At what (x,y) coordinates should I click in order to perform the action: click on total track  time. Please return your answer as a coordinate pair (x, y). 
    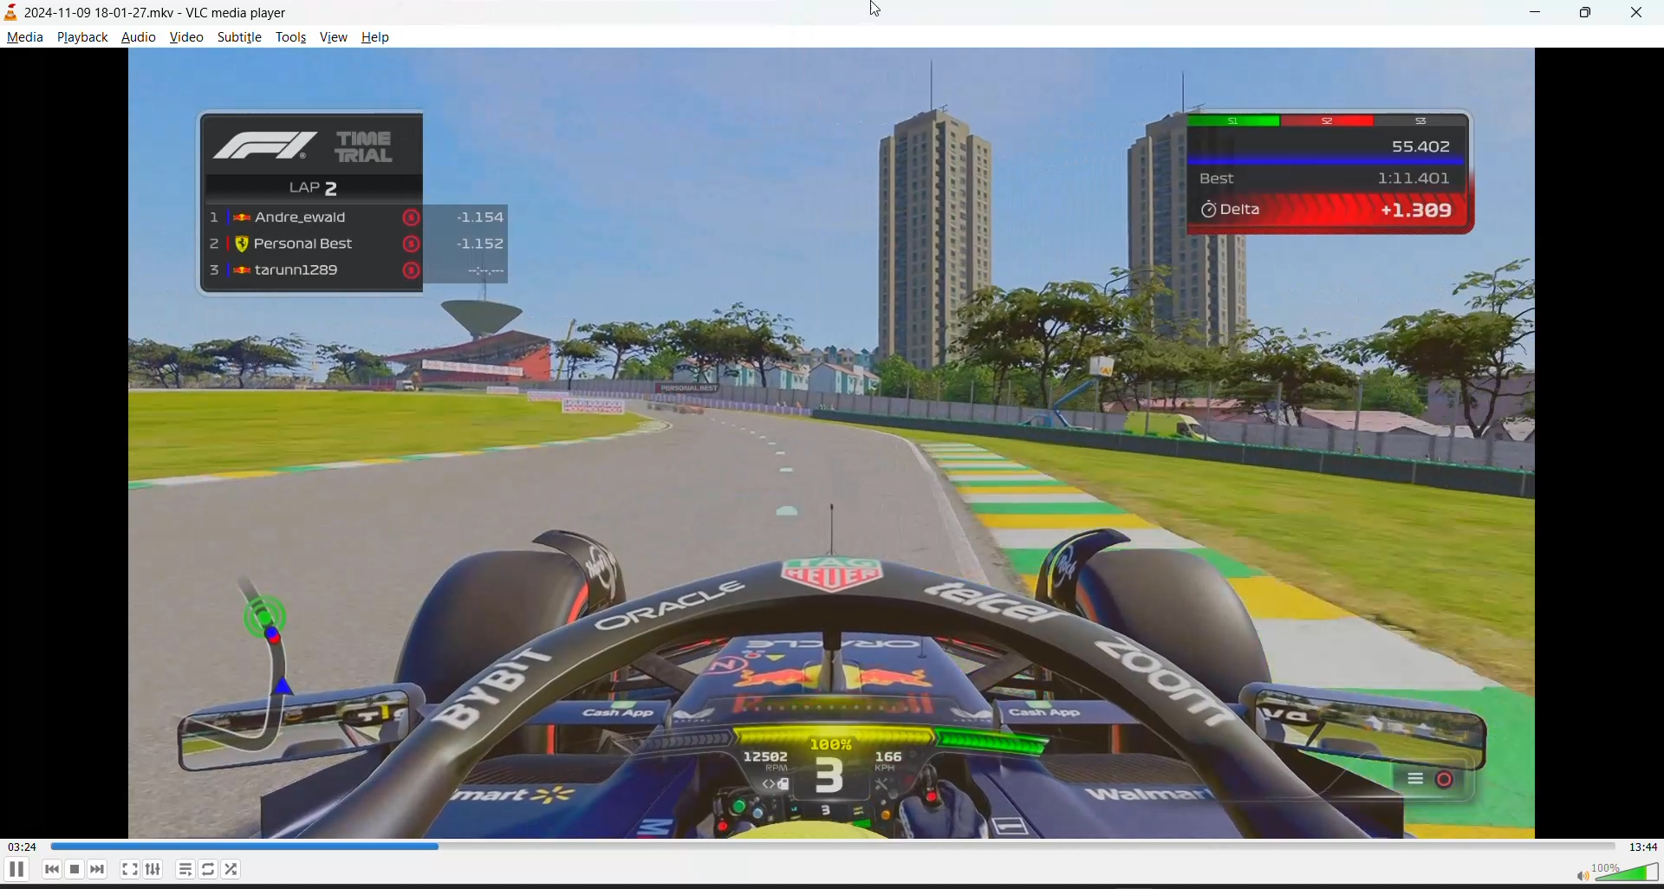
    Looking at the image, I should click on (1644, 847).